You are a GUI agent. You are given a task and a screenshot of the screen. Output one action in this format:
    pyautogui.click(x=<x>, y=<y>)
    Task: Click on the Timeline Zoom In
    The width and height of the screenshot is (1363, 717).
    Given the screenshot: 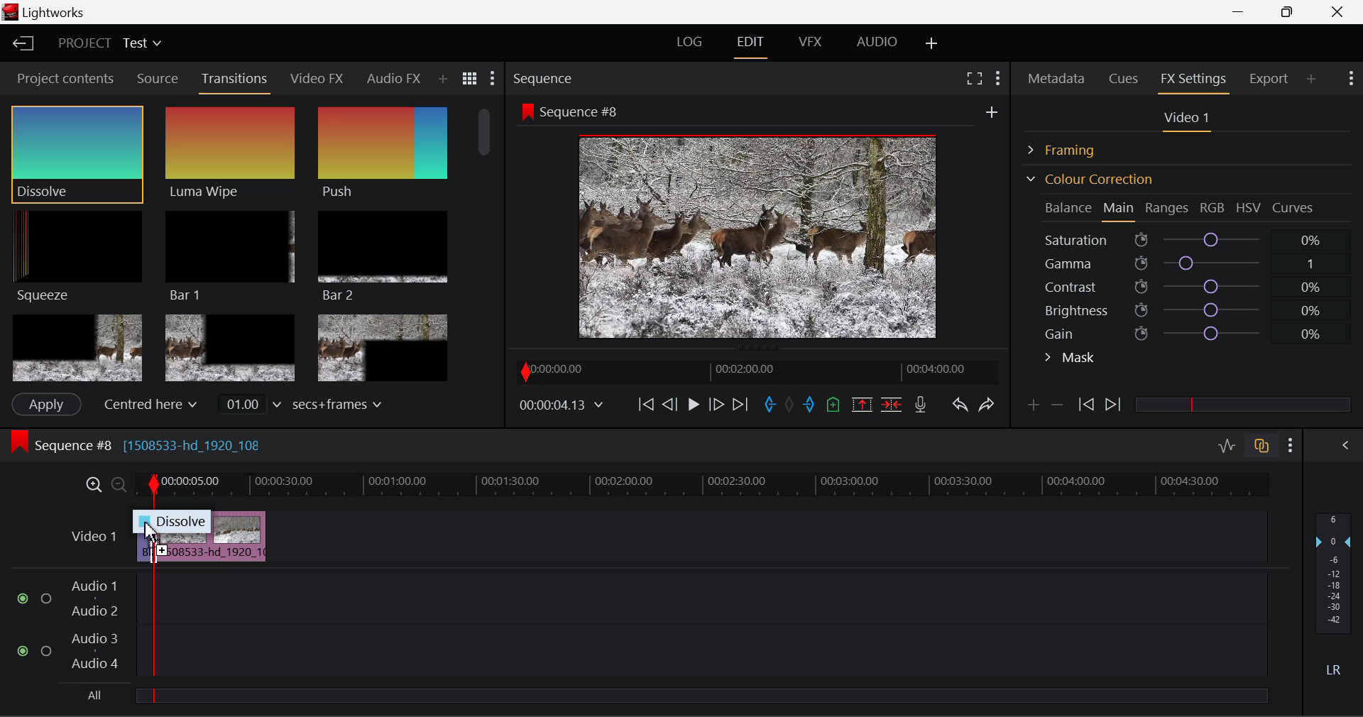 What is the action you would take?
    pyautogui.click(x=91, y=484)
    